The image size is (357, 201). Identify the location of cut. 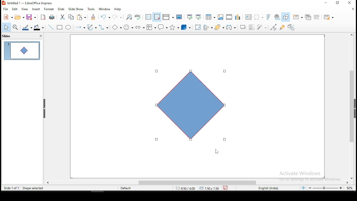
(62, 18).